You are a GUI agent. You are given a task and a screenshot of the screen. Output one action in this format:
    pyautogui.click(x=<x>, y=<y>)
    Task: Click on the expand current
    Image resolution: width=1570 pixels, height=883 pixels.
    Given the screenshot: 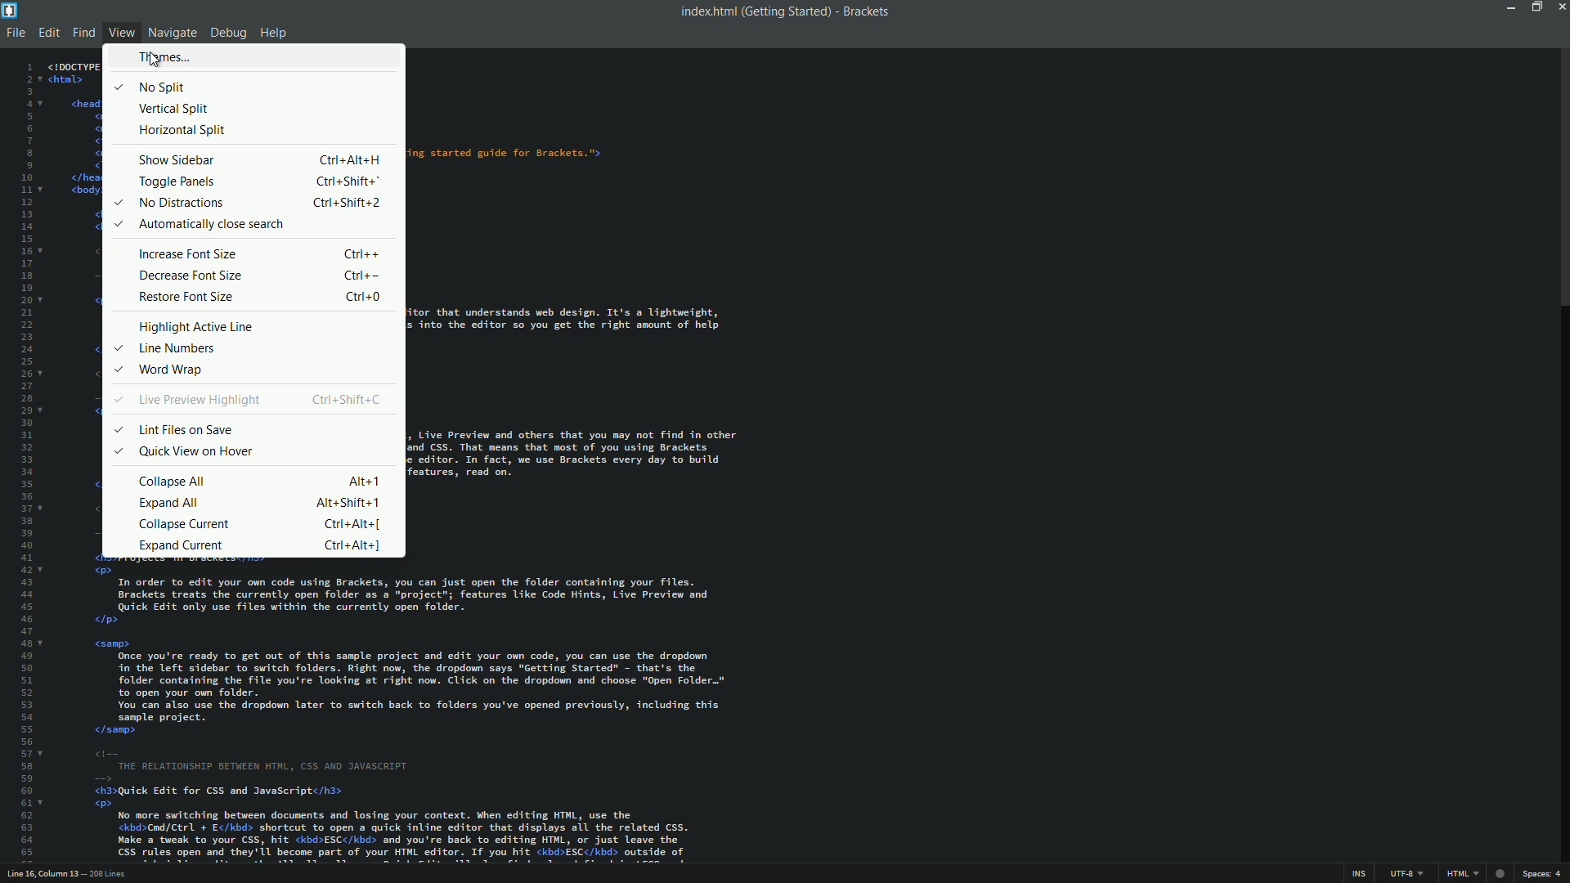 What is the action you would take?
    pyautogui.click(x=182, y=545)
    